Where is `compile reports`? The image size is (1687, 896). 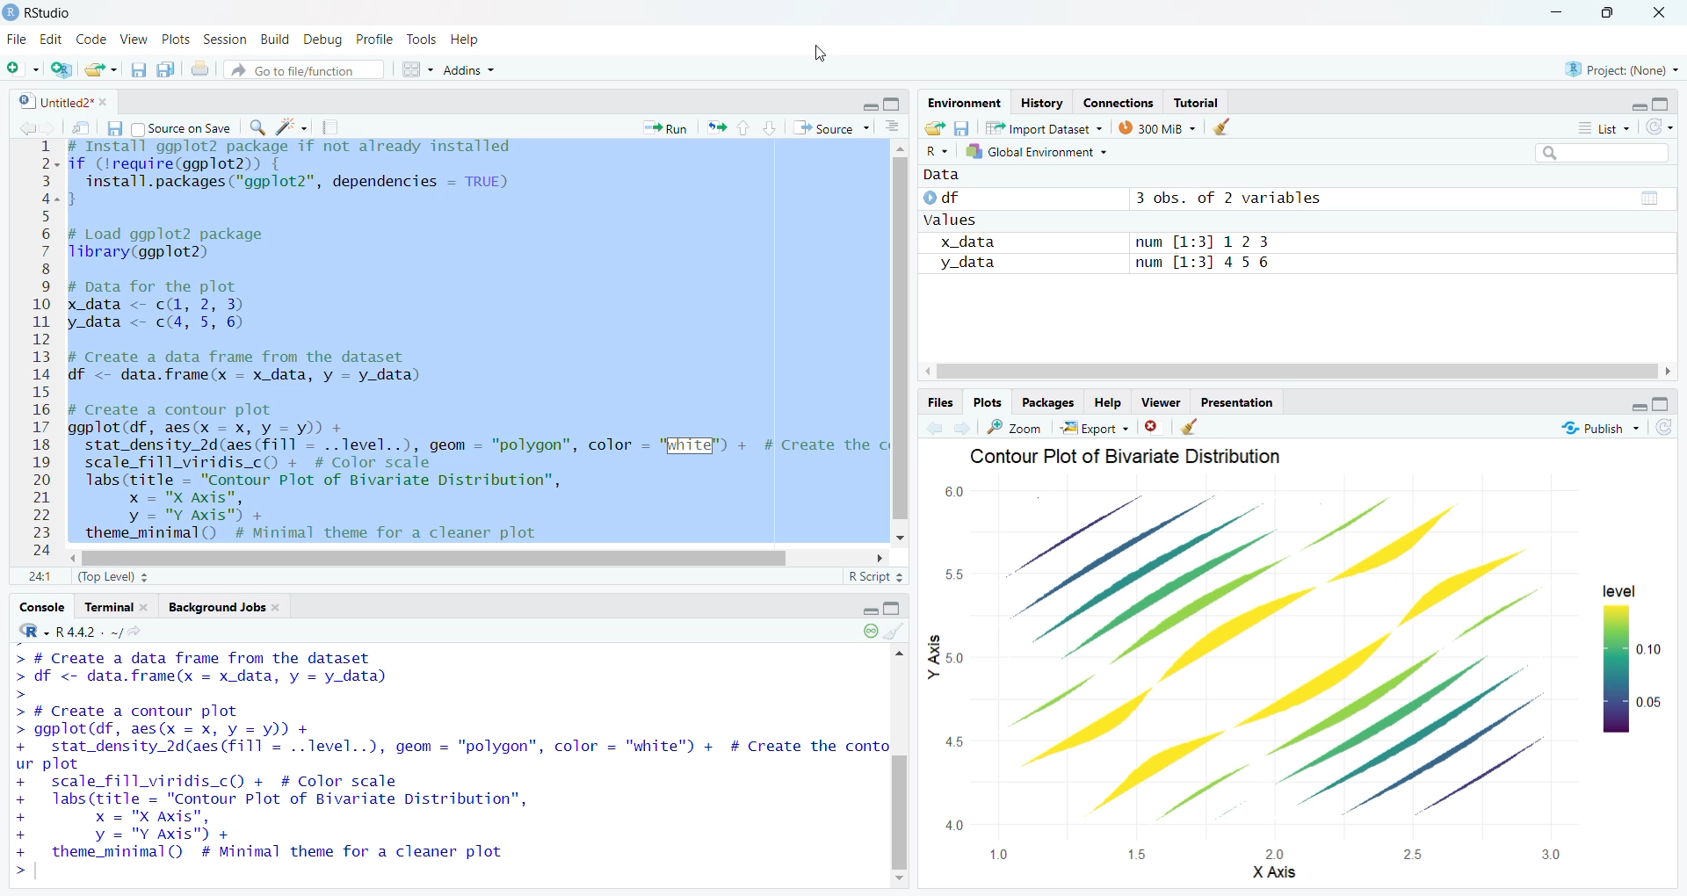
compile reports is located at coordinates (330, 128).